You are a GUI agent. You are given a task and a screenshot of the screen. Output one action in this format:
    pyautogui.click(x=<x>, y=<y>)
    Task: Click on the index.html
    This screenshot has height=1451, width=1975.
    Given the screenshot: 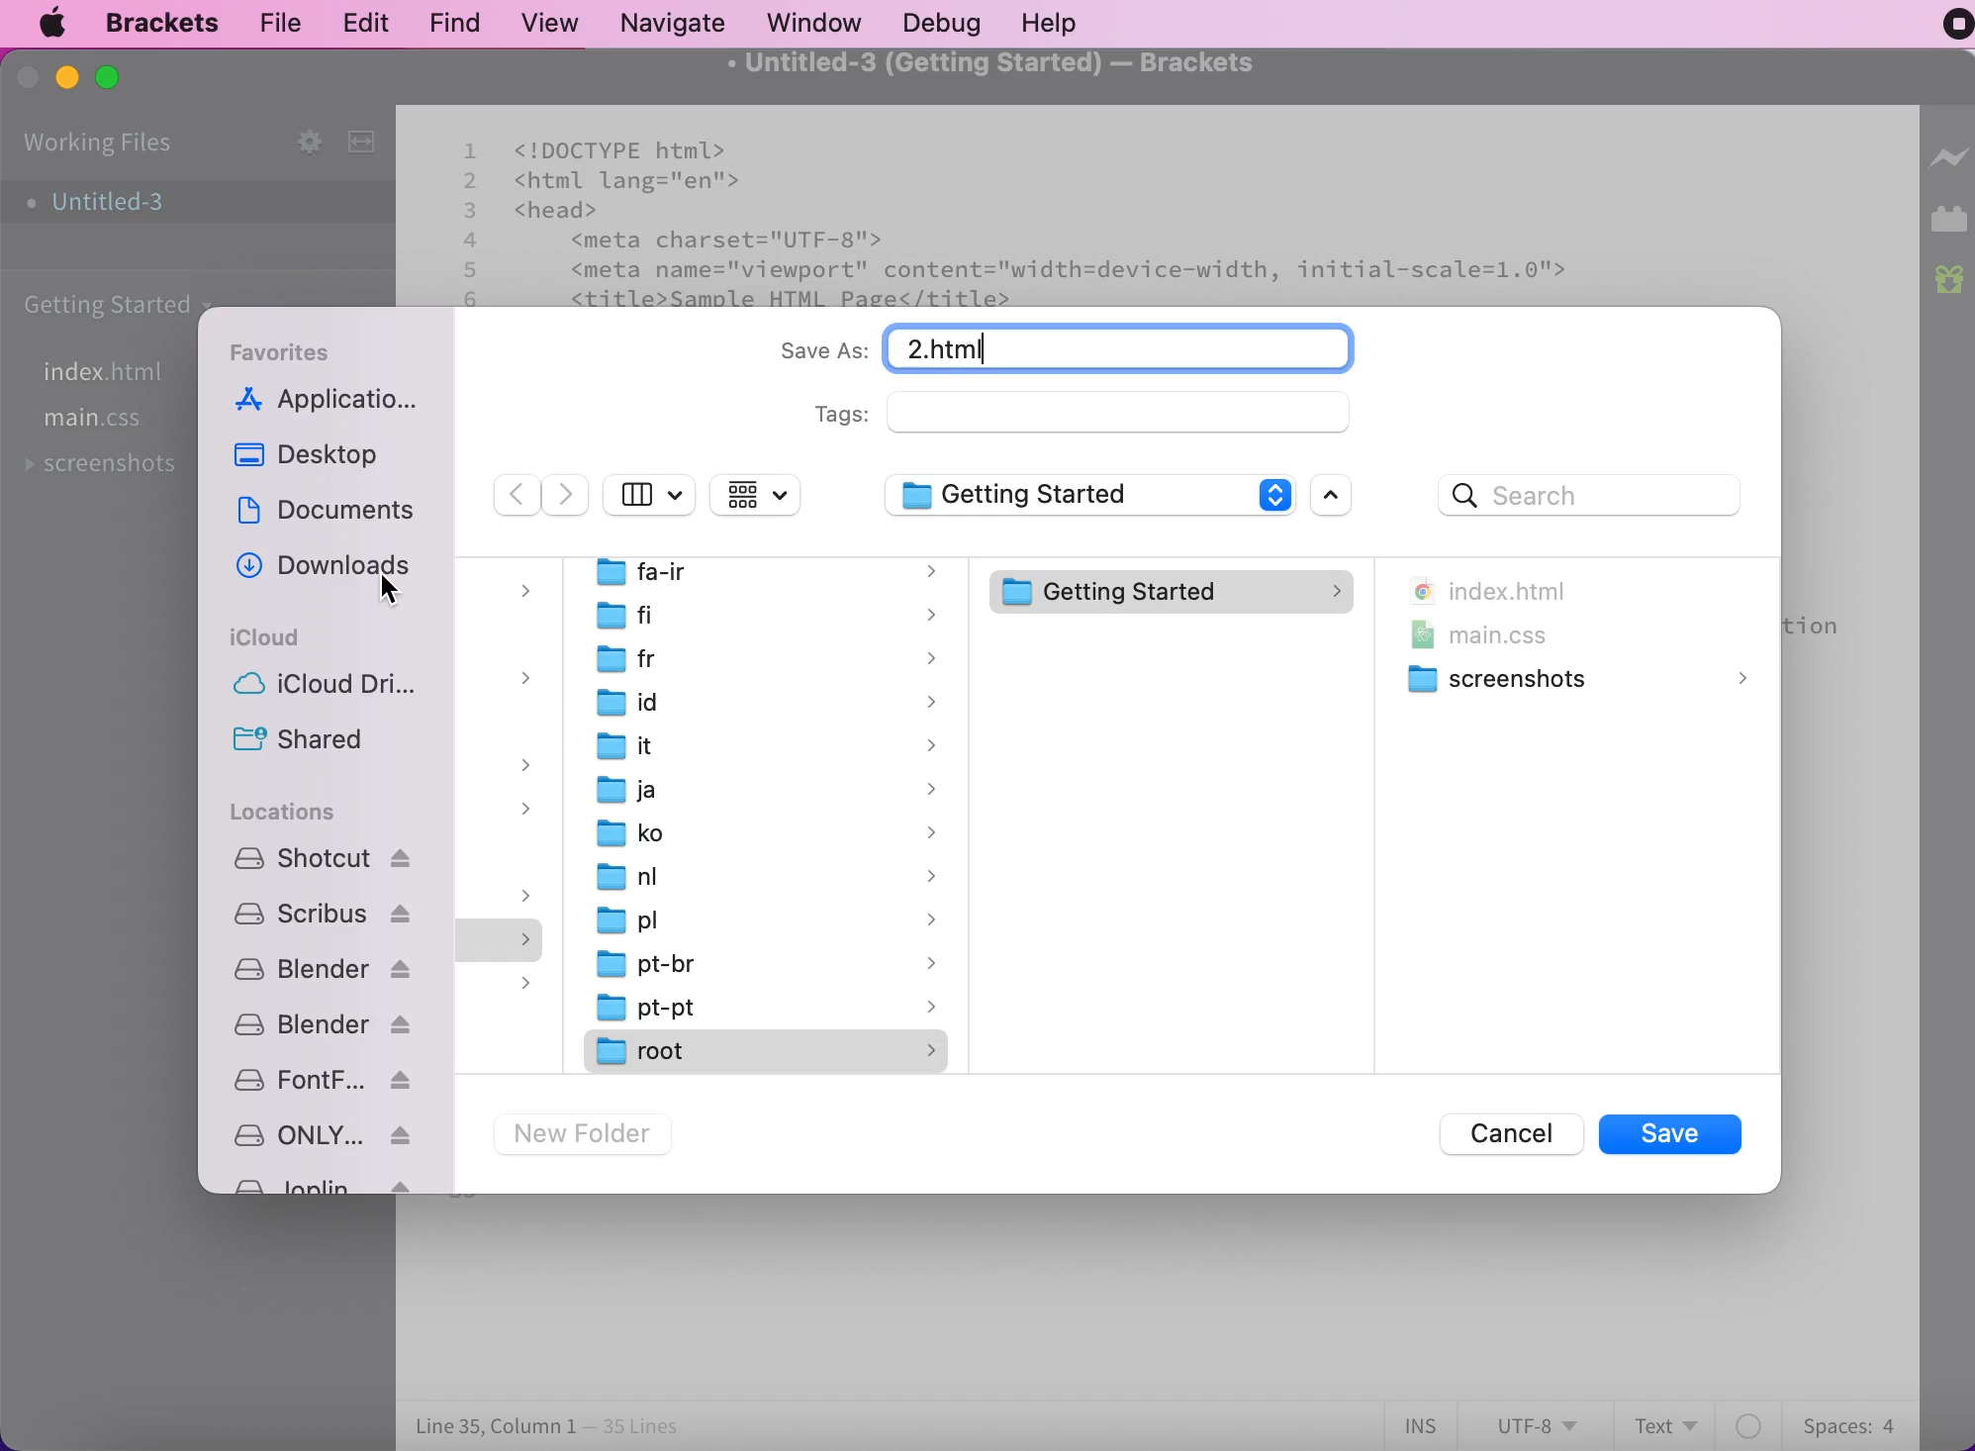 What is the action you would take?
    pyautogui.click(x=1507, y=590)
    